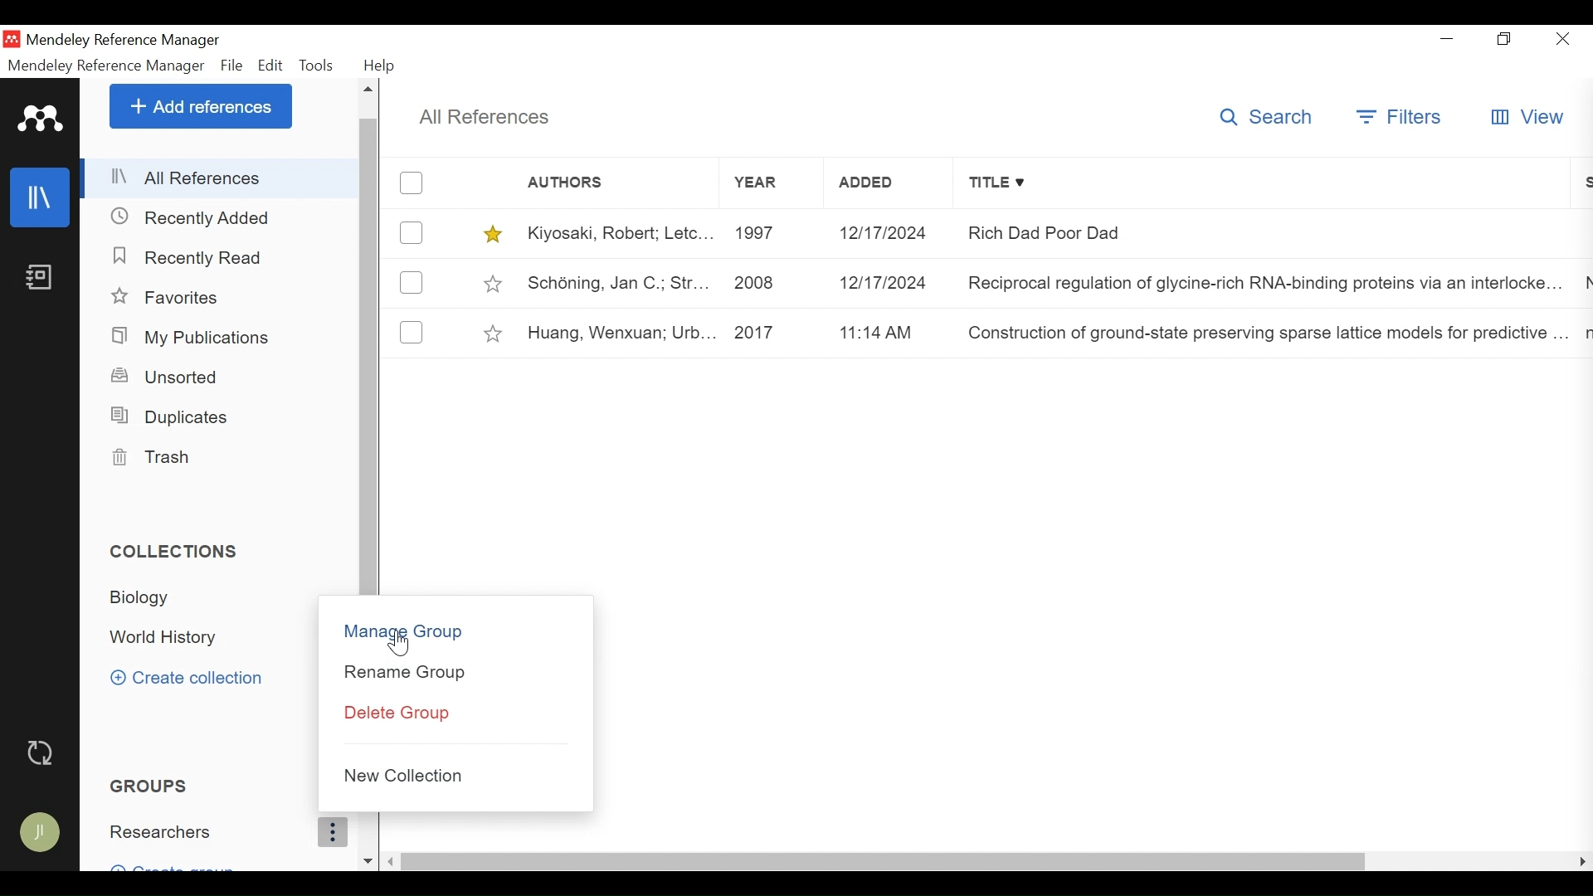  I want to click on Sync, so click(42, 753).